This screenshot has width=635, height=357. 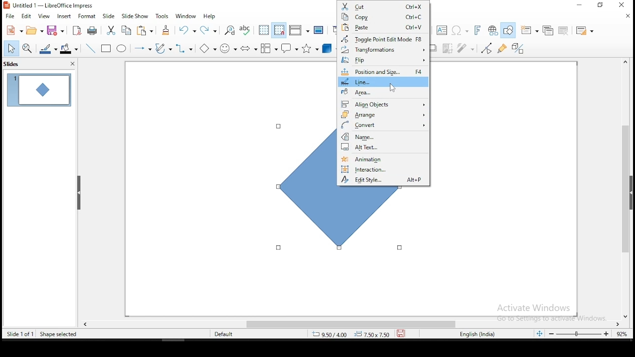 I want to click on master slide, so click(x=318, y=30).